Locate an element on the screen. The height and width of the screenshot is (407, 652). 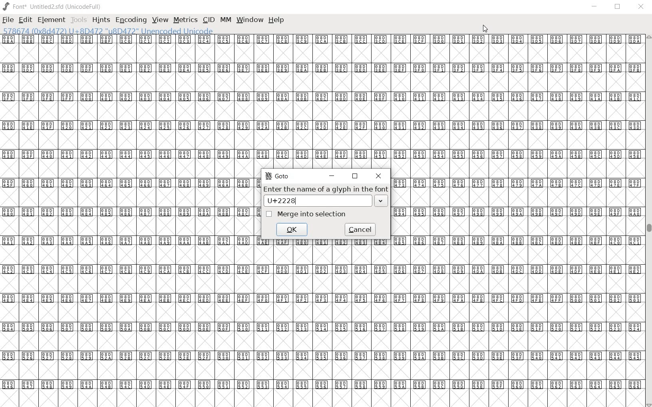
minimize is located at coordinates (332, 176).